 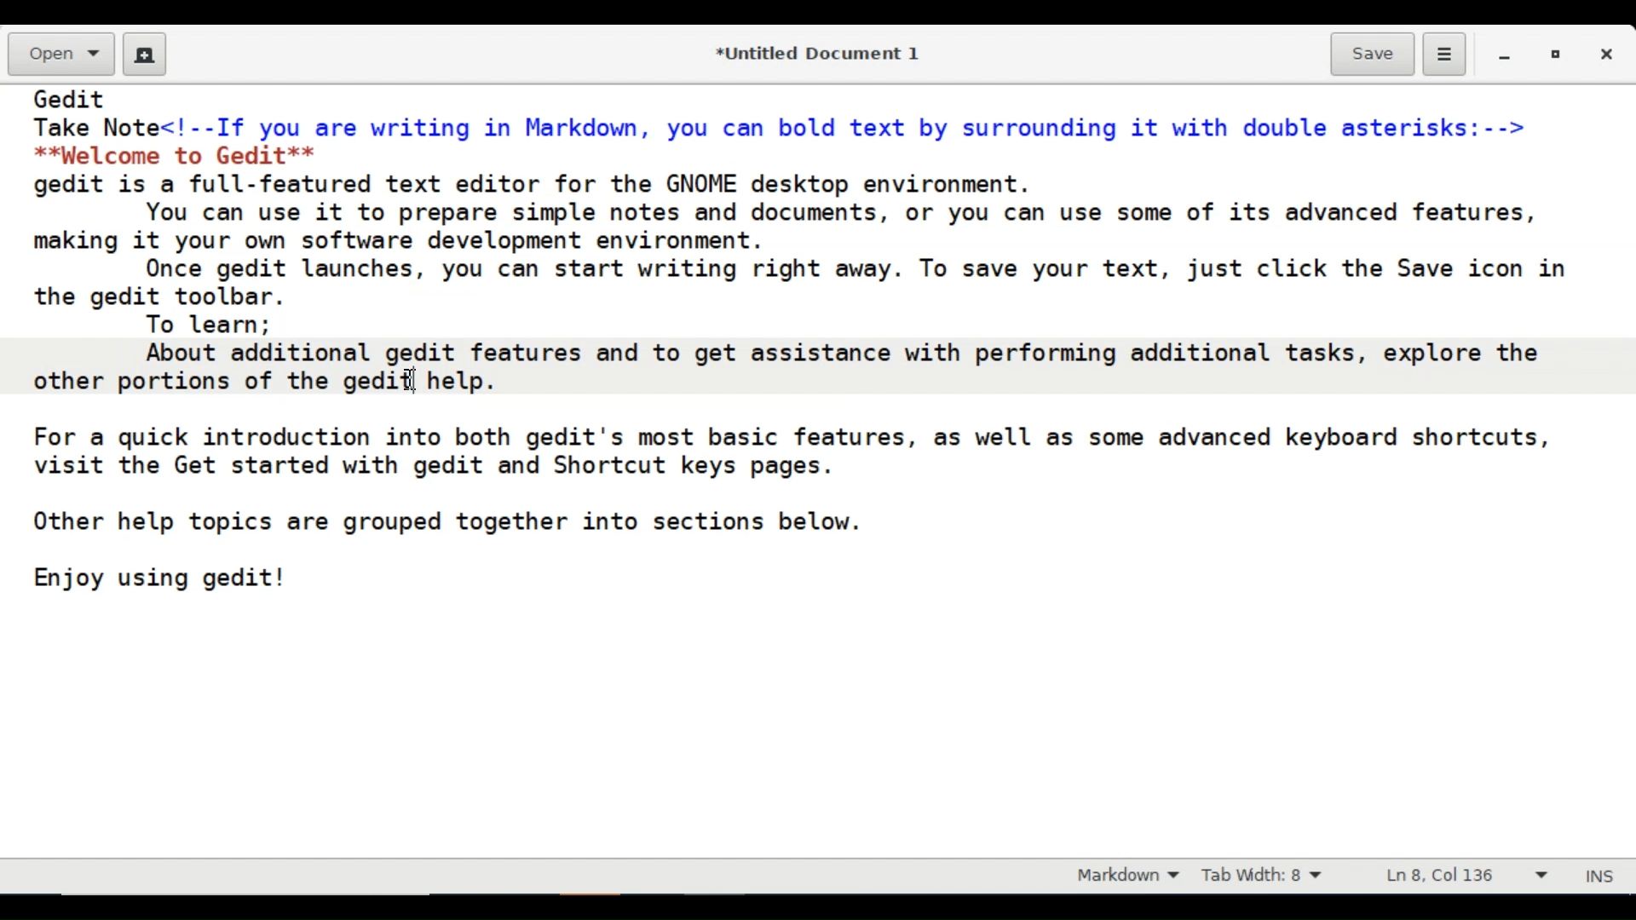 I want to click on Gedit Take Note<!--If you are writing in Markdown, you can bold text by surrounding it with double asterisks:--> **Welcome to Gedit** gedit is a full-featured text editor for the GNOME desktop environment. You can use it to prepare simple notes and documents, or you can use some of its advanced features, making it your own software development environment, so click(x=817, y=472).